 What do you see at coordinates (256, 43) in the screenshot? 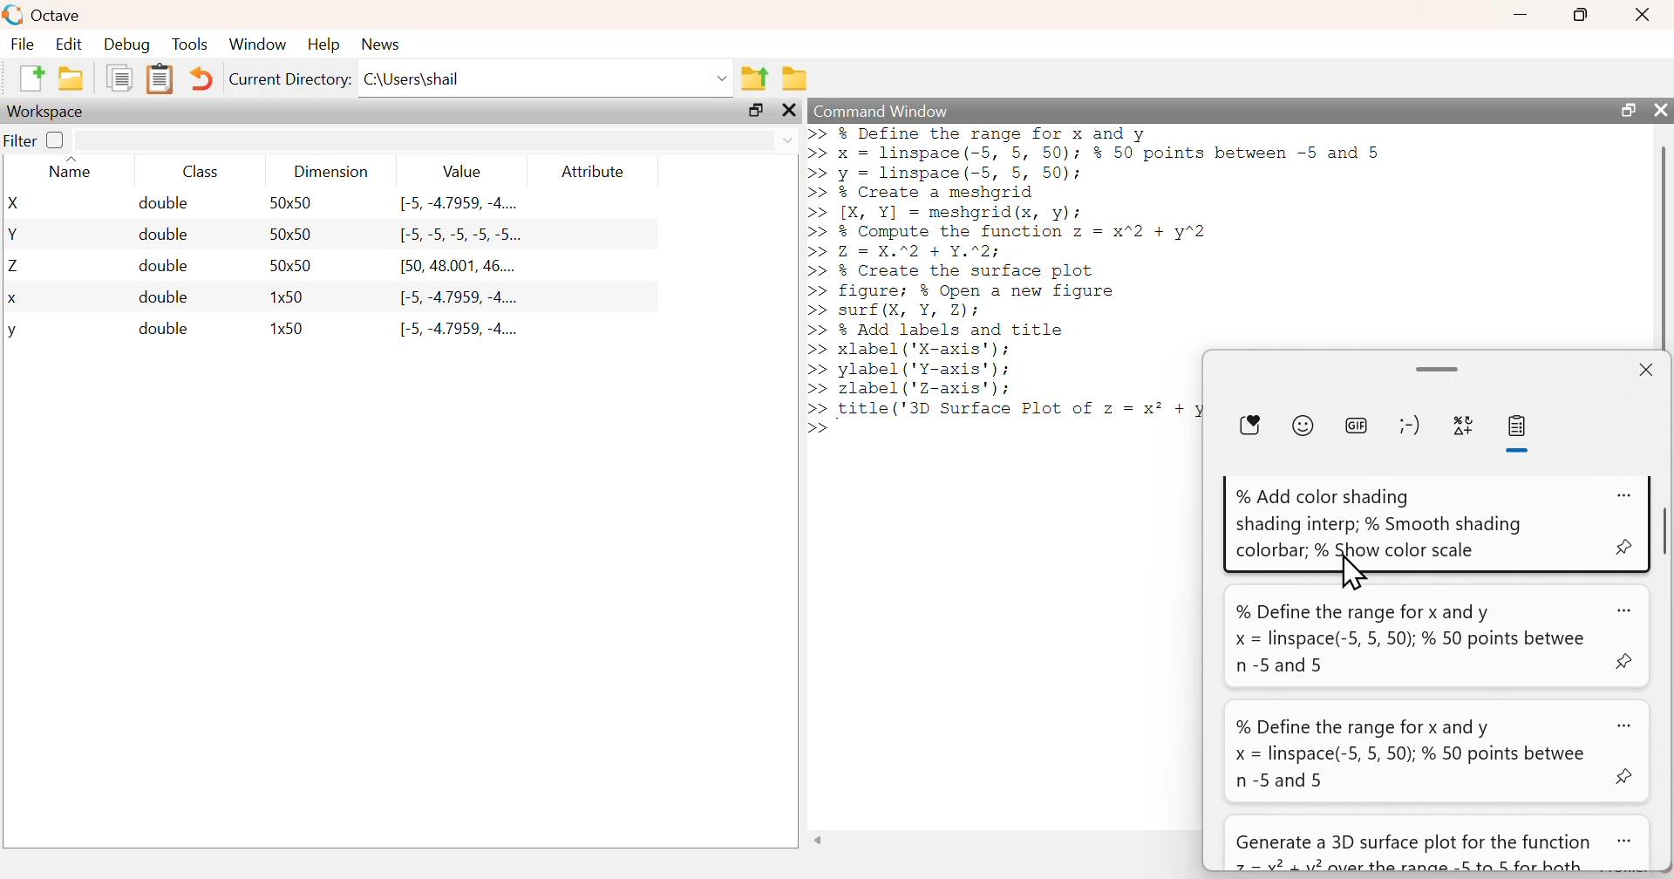
I see `Window` at bounding box center [256, 43].